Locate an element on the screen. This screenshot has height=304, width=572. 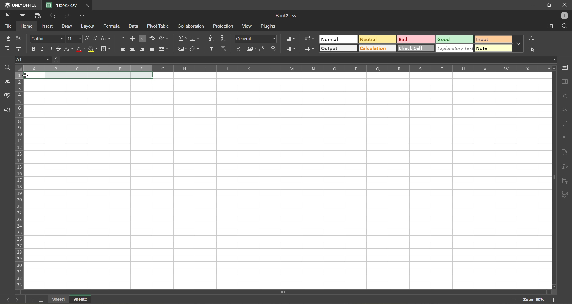
align bottom is located at coordinates (143, 38).